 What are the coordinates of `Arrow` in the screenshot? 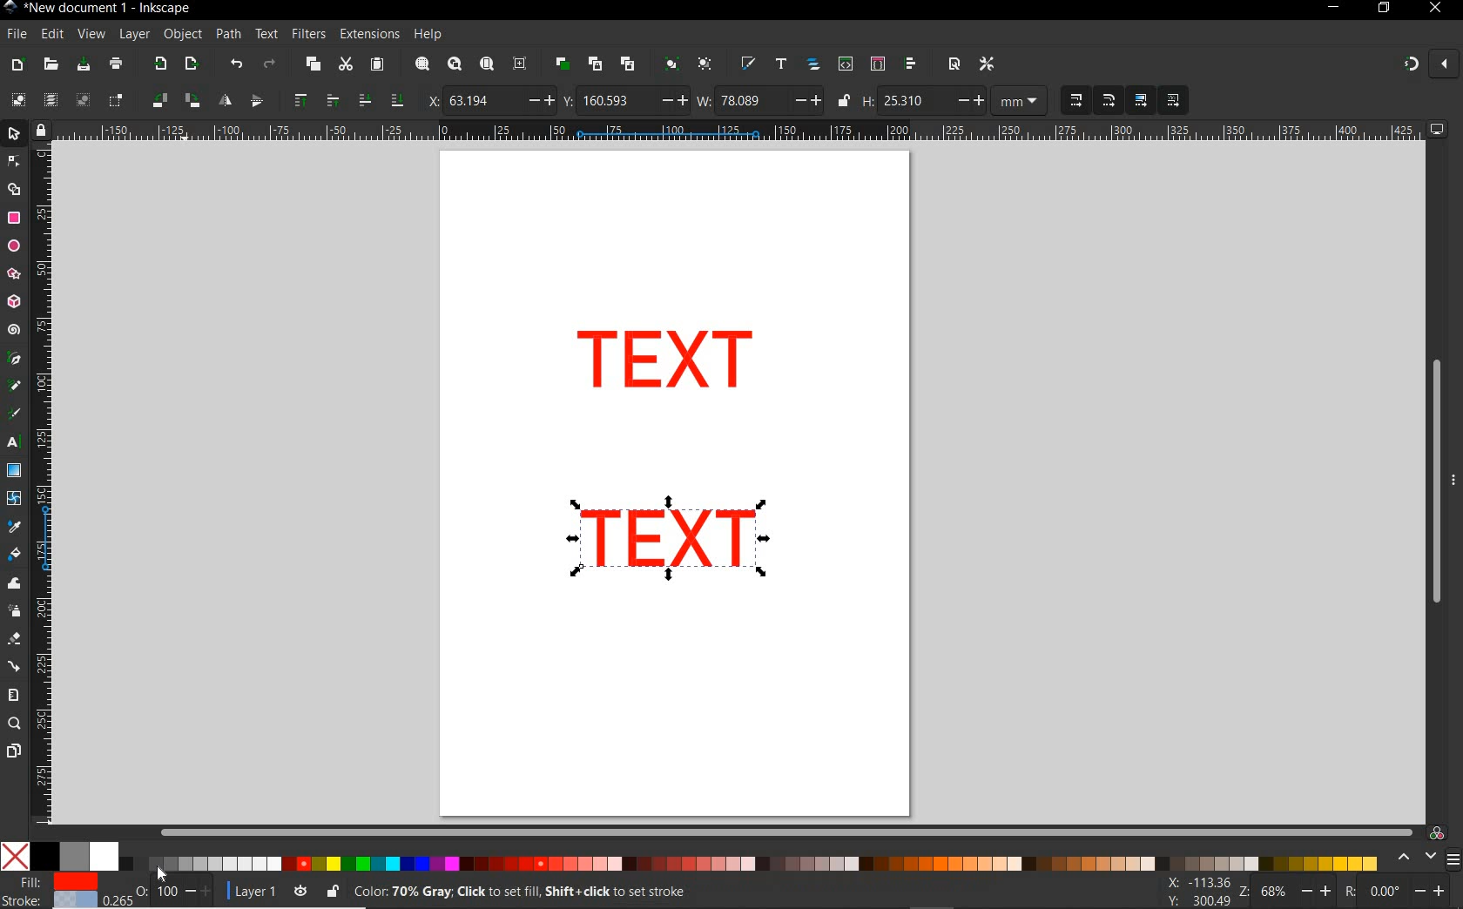 It's located at (16, 175).